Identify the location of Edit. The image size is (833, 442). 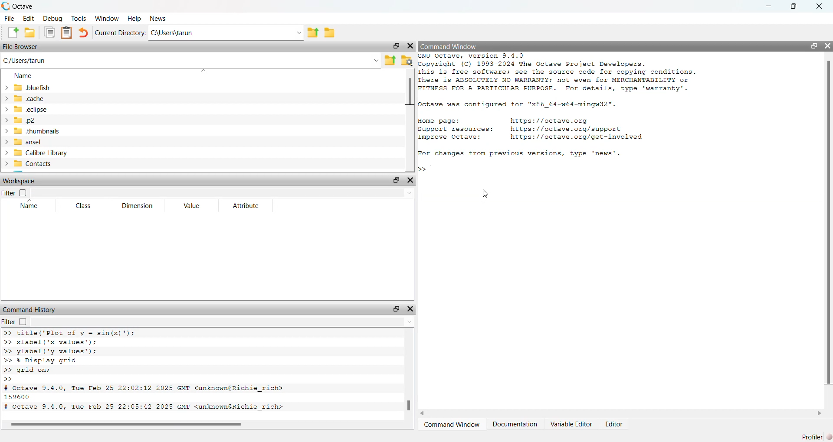
(29, 19).